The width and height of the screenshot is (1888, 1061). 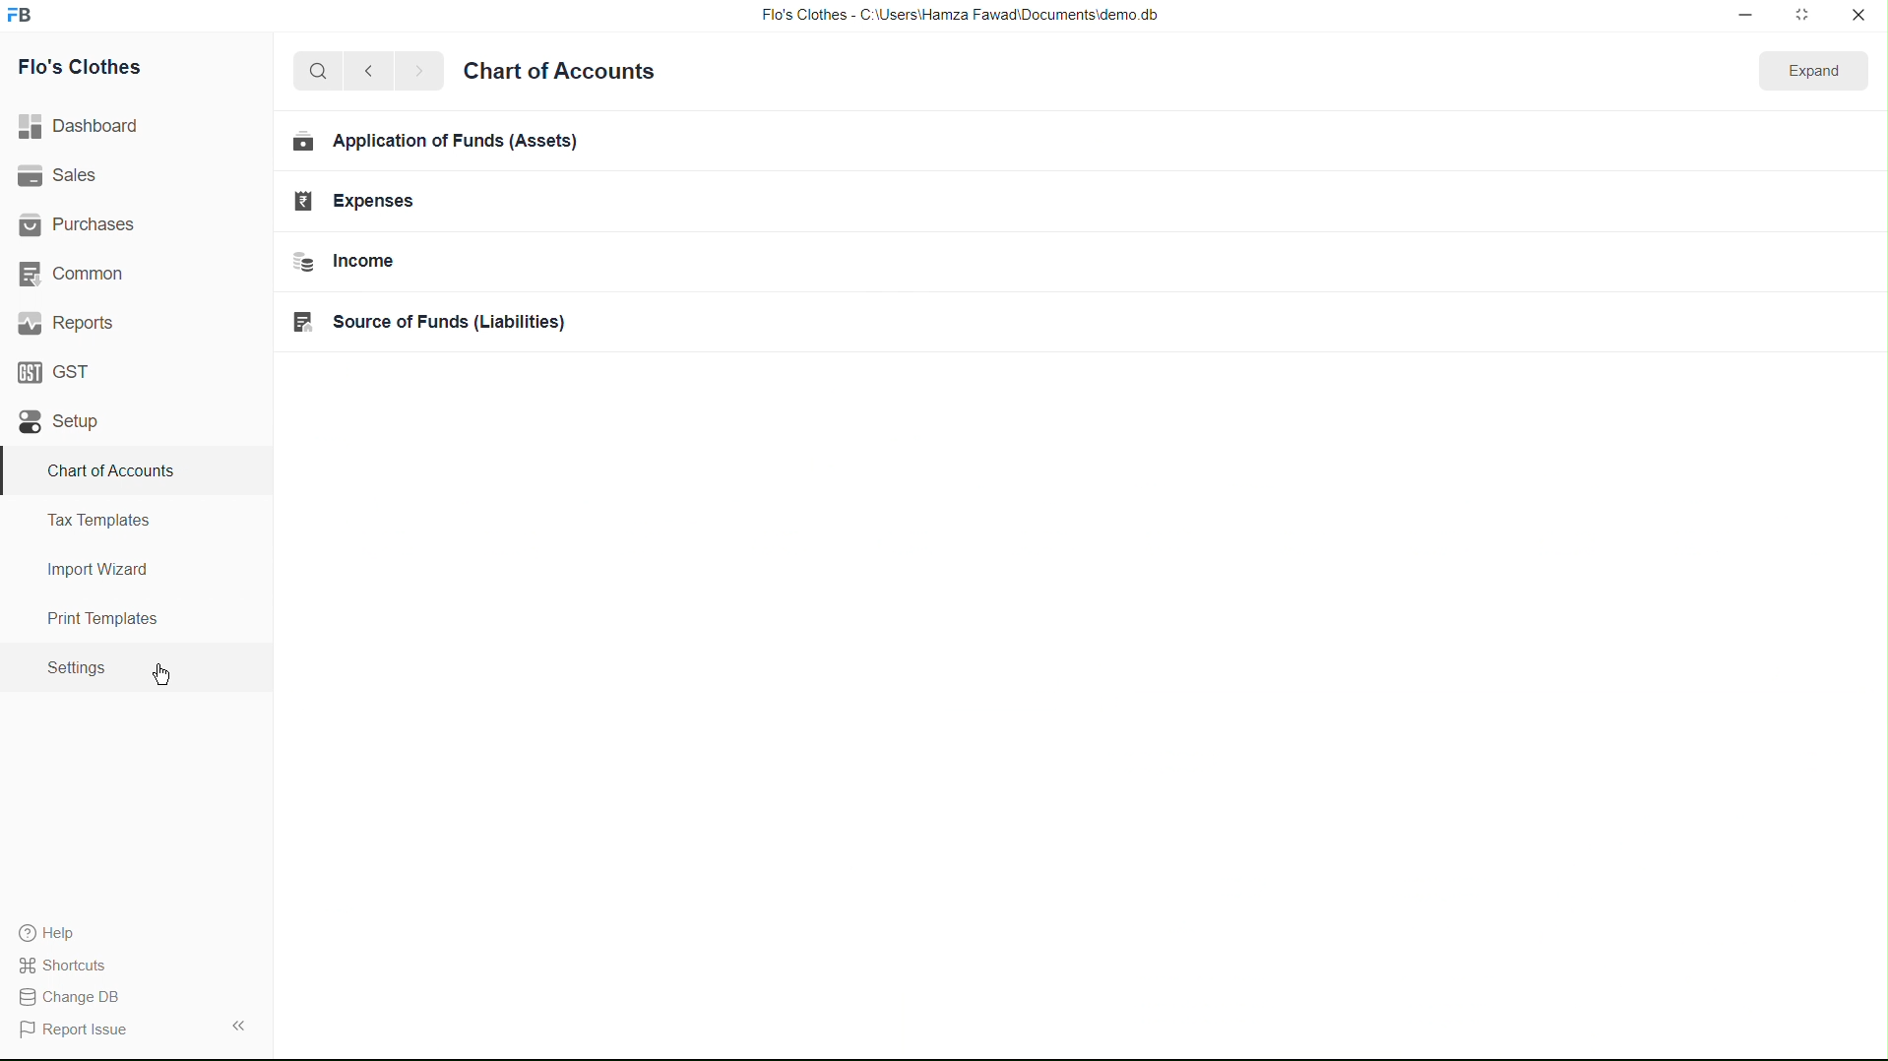 I want to click on Report Issue, so click(x=80, y=1030).